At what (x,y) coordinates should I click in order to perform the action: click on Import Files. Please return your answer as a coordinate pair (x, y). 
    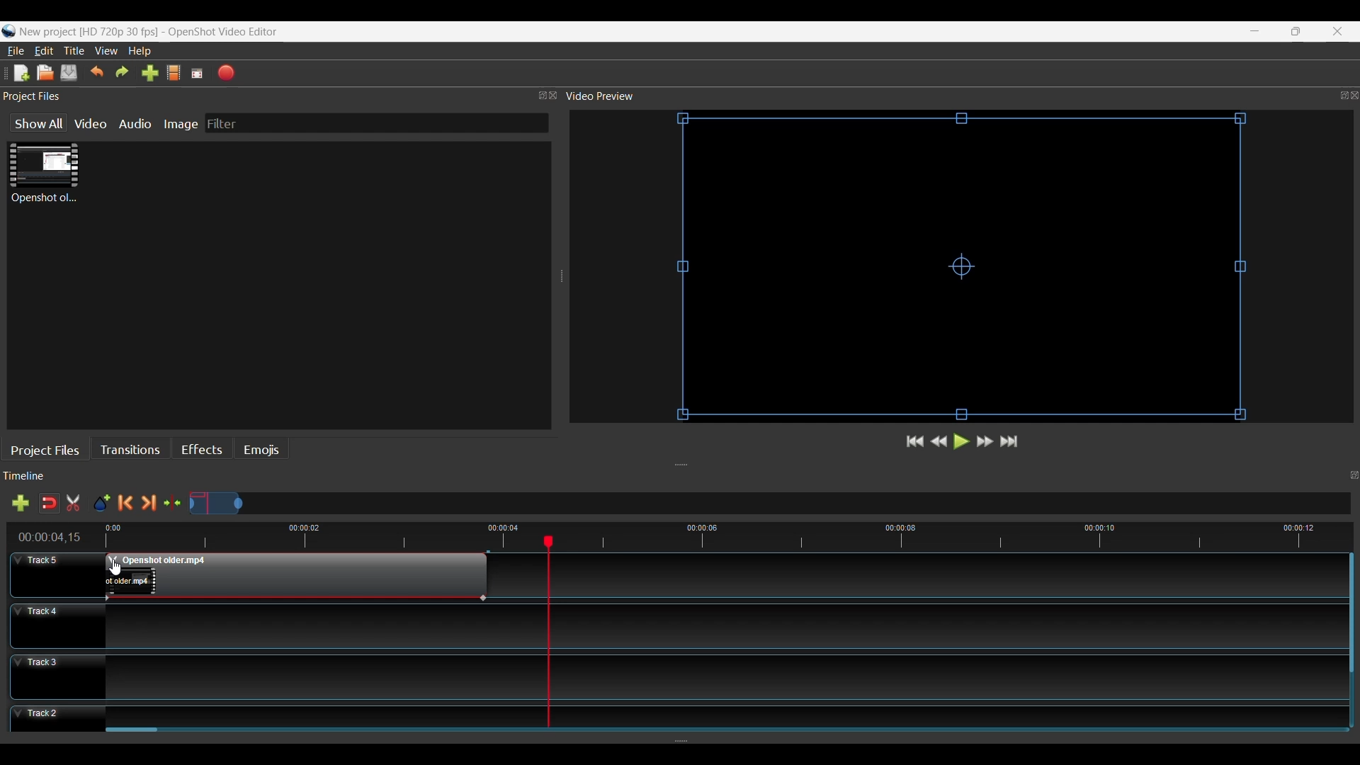
    Looking at the image, I should click on (149, 75).